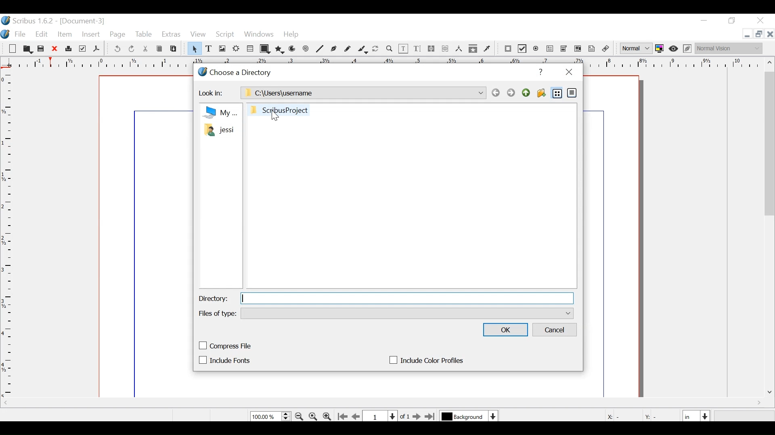 The height and width of the screenshot is (435, 775). Describe the element at coordinates (417, 48) in the screenshot. I see `Edit Text with story editor` at that location.